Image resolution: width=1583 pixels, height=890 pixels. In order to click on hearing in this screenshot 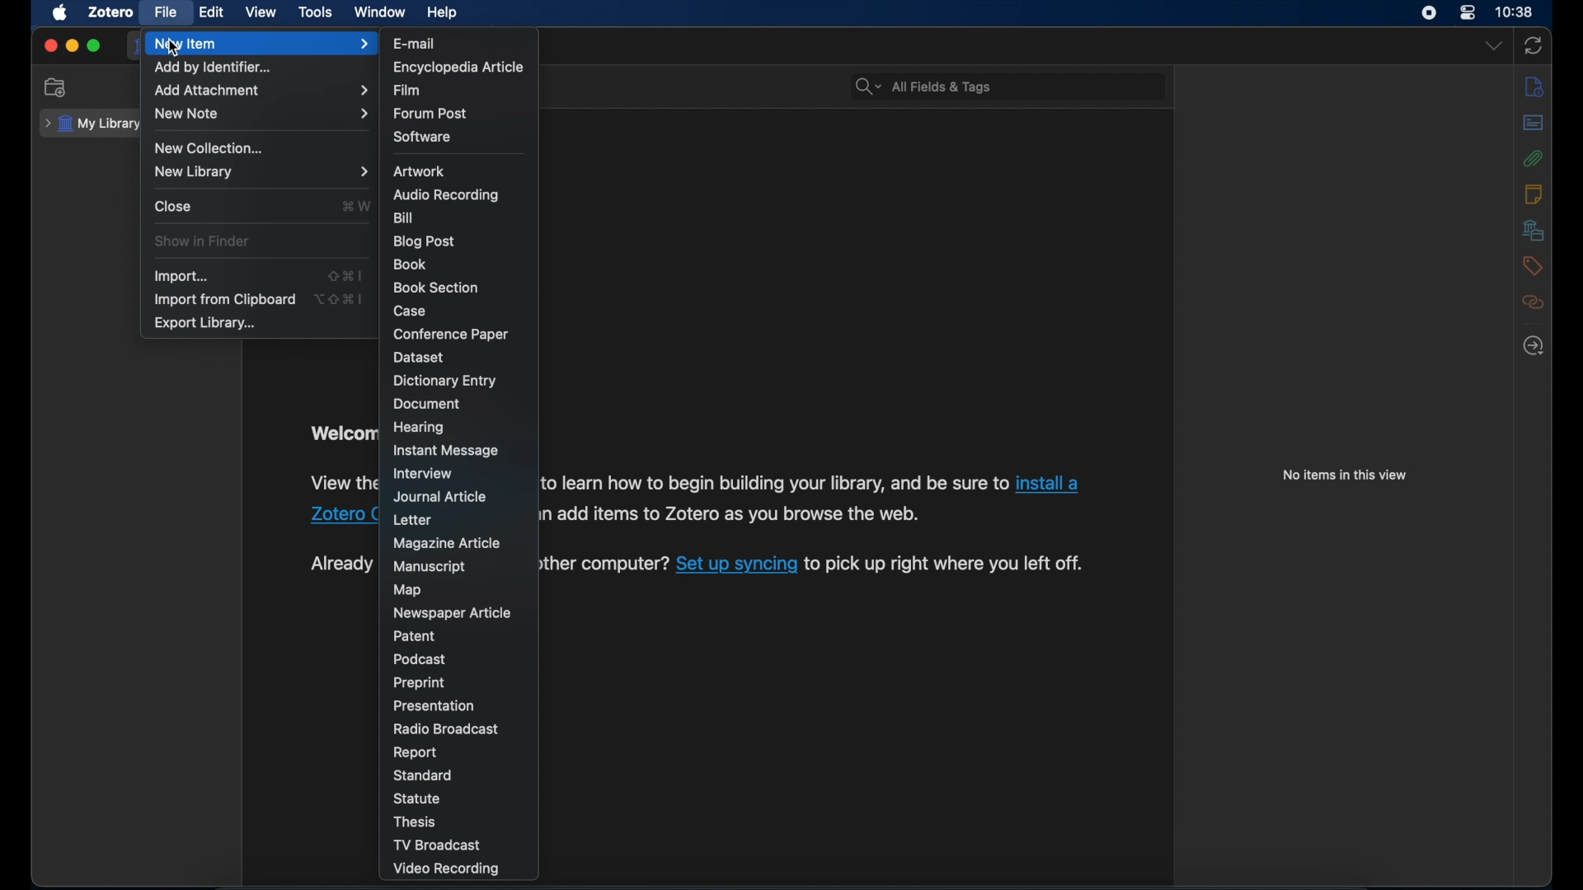, I will do `click(421, 428)`.